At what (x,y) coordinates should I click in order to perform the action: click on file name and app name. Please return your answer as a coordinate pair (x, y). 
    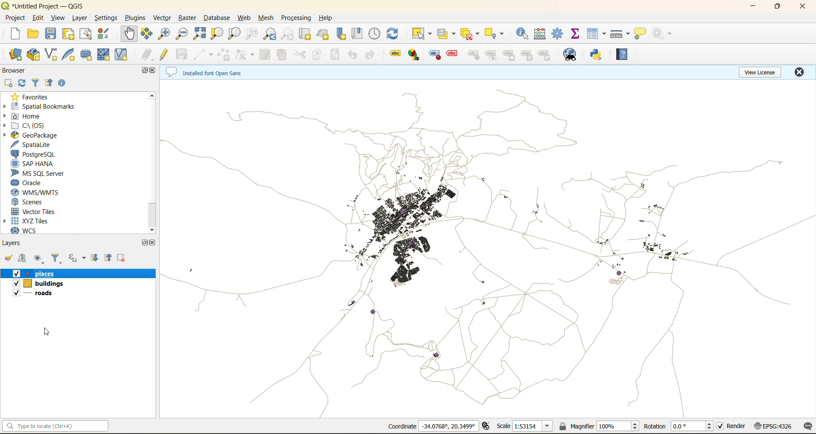
    Looking at the image, I should click on (45, 6).